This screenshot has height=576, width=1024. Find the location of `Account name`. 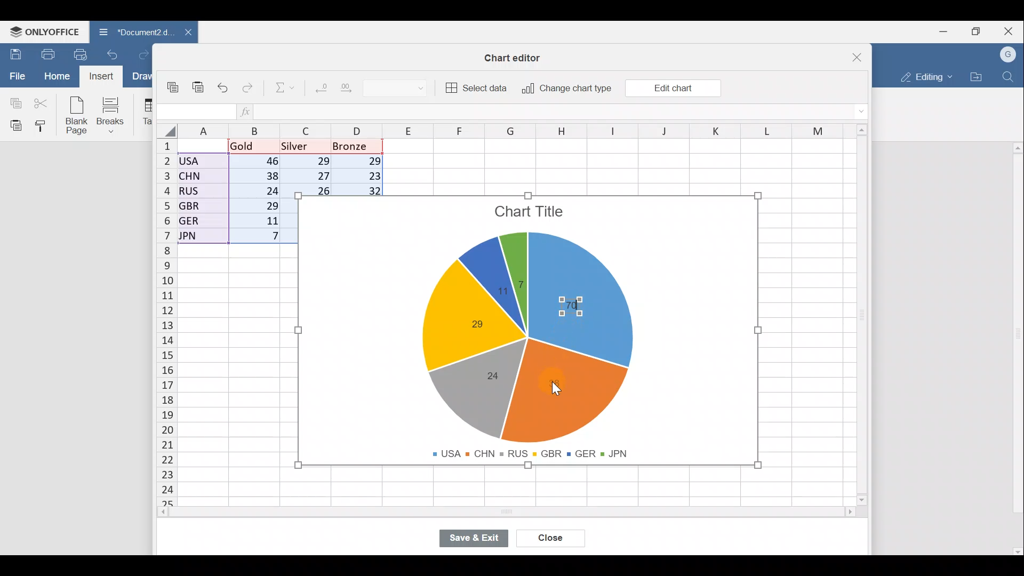

Account name is located at coordinates (1009, 55).